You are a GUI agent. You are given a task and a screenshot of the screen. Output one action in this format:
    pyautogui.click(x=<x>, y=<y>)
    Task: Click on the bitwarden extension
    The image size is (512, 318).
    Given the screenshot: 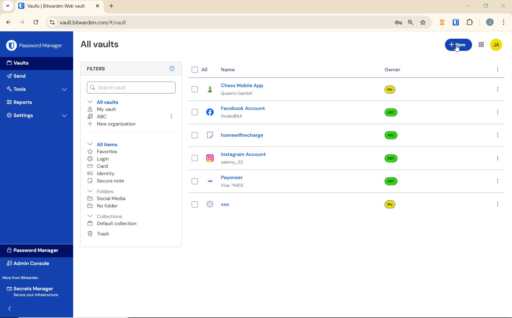 What is the action you would take?
    pyautogui.click(x=456, y=23)
    